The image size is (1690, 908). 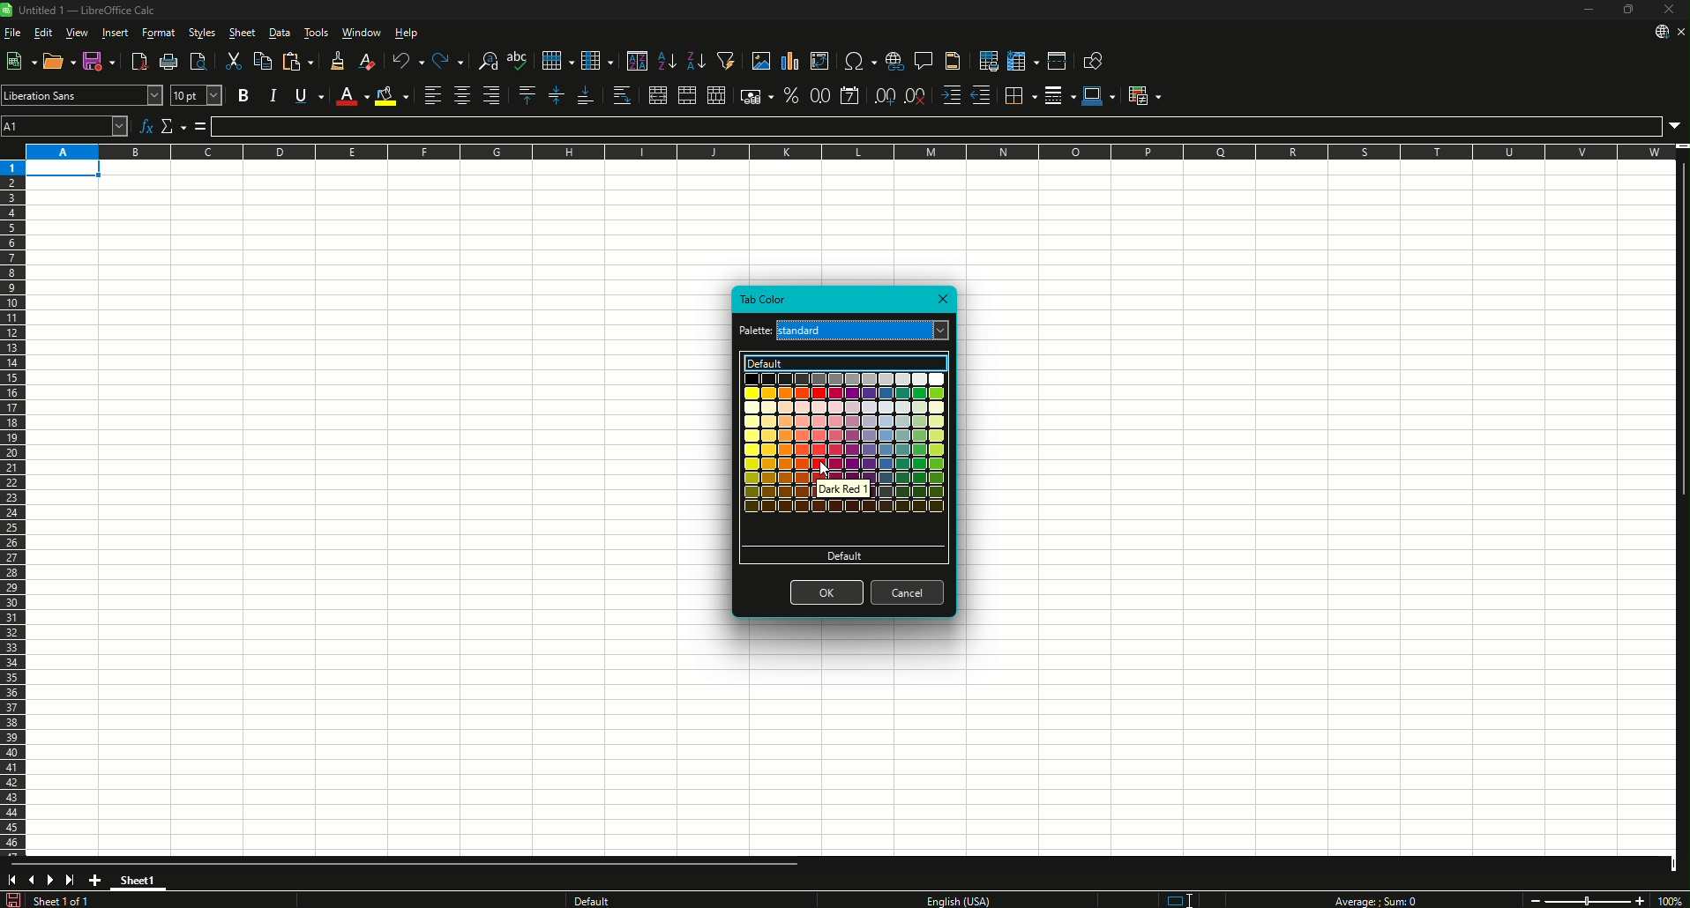 I want to click on Insert Hyperlink, so click(x=894, y=61).